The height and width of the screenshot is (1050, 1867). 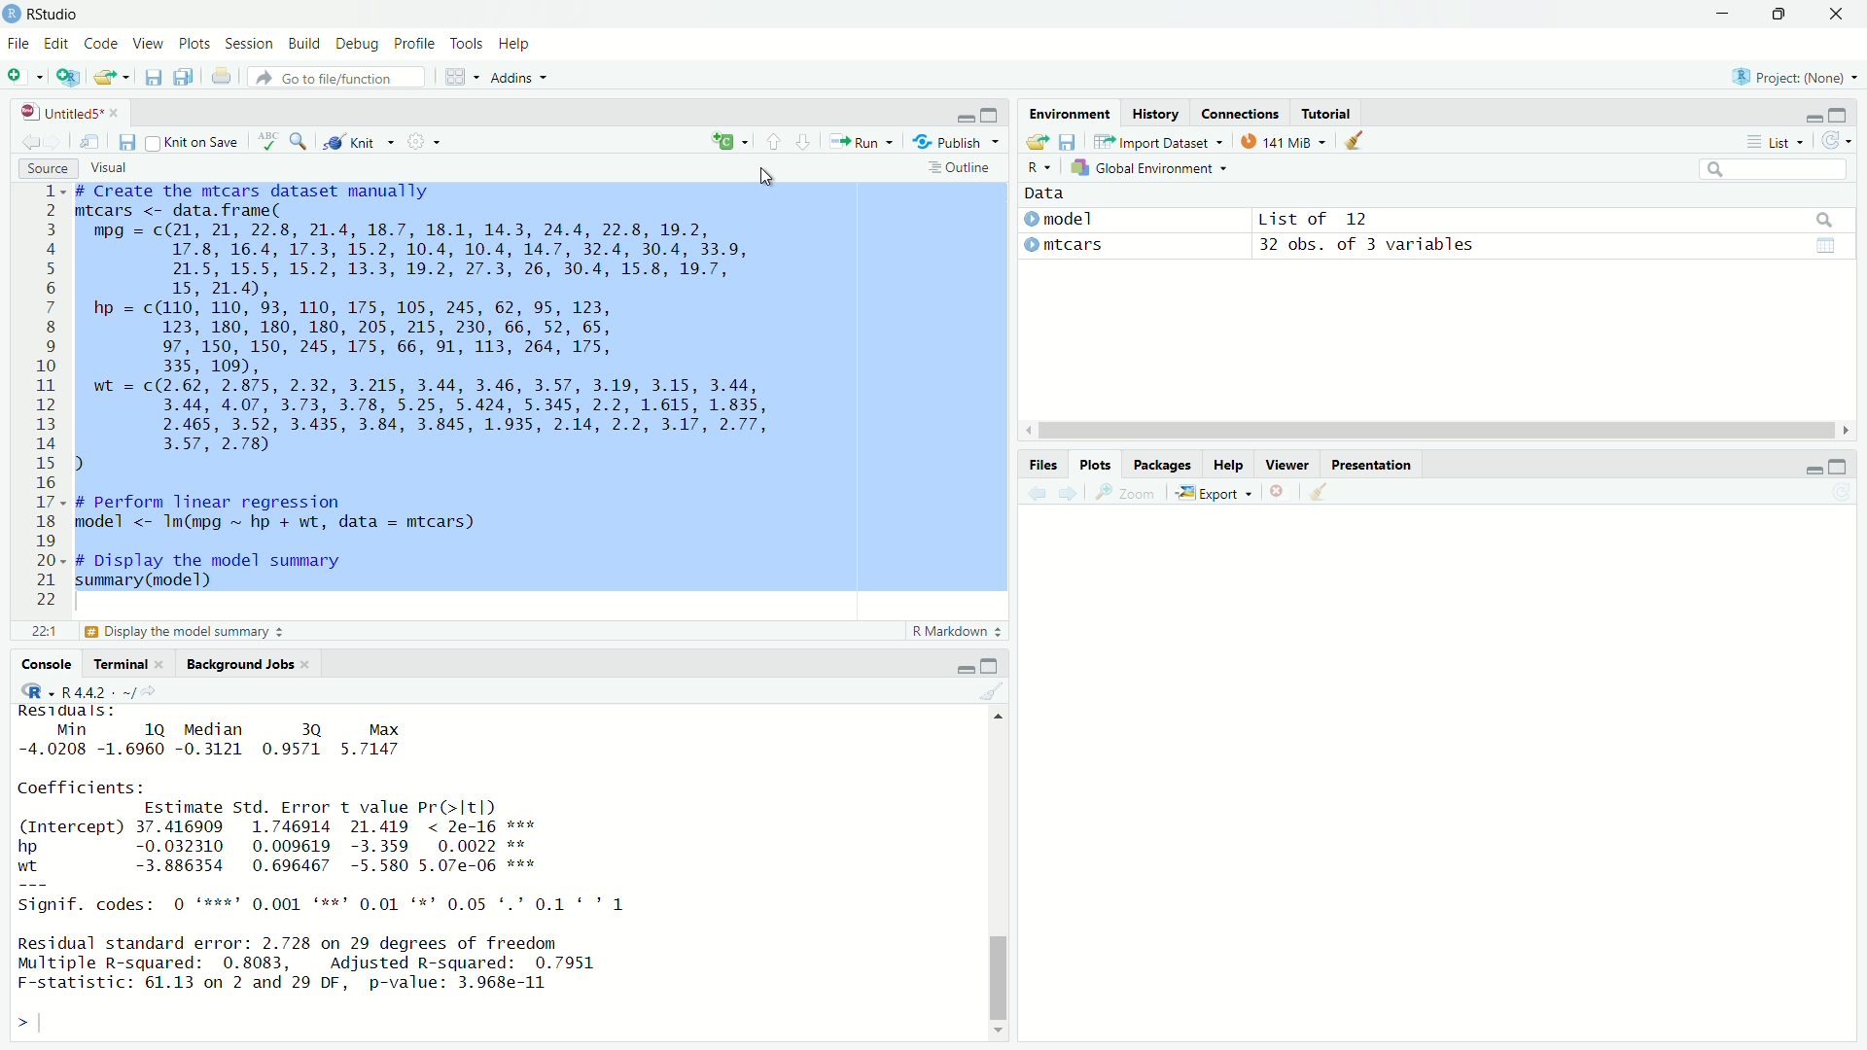 What do you see at coordinates (1724, 14) in the screenshot?
I see `minimize` at bounding box center [1724, 14].